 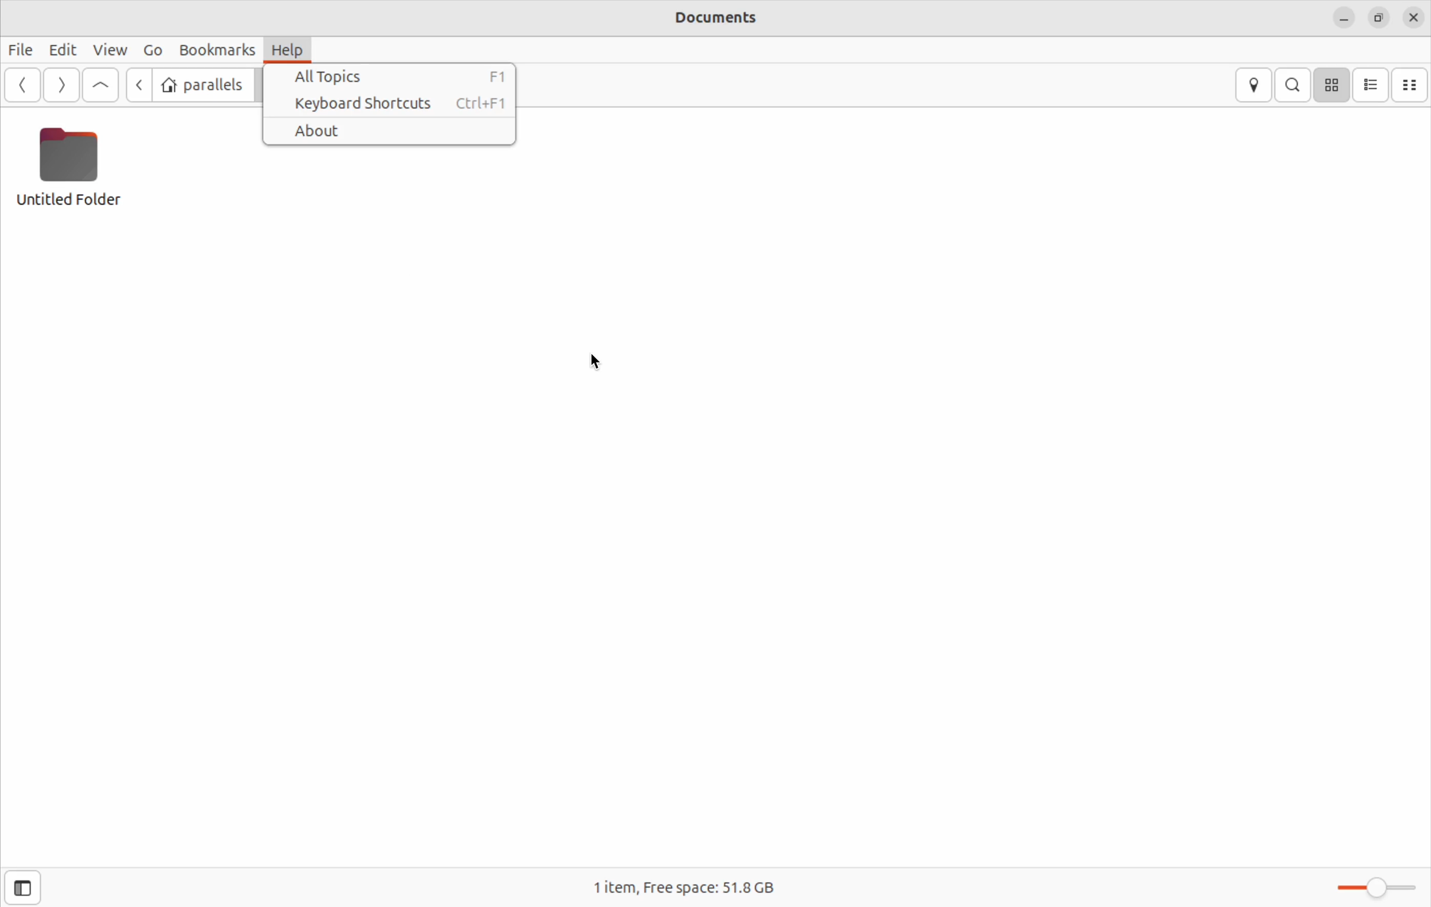 What do you see at coordinates (1413, 84) in the screenshot?
I see `compact view` at bounding box center [1413, 84].